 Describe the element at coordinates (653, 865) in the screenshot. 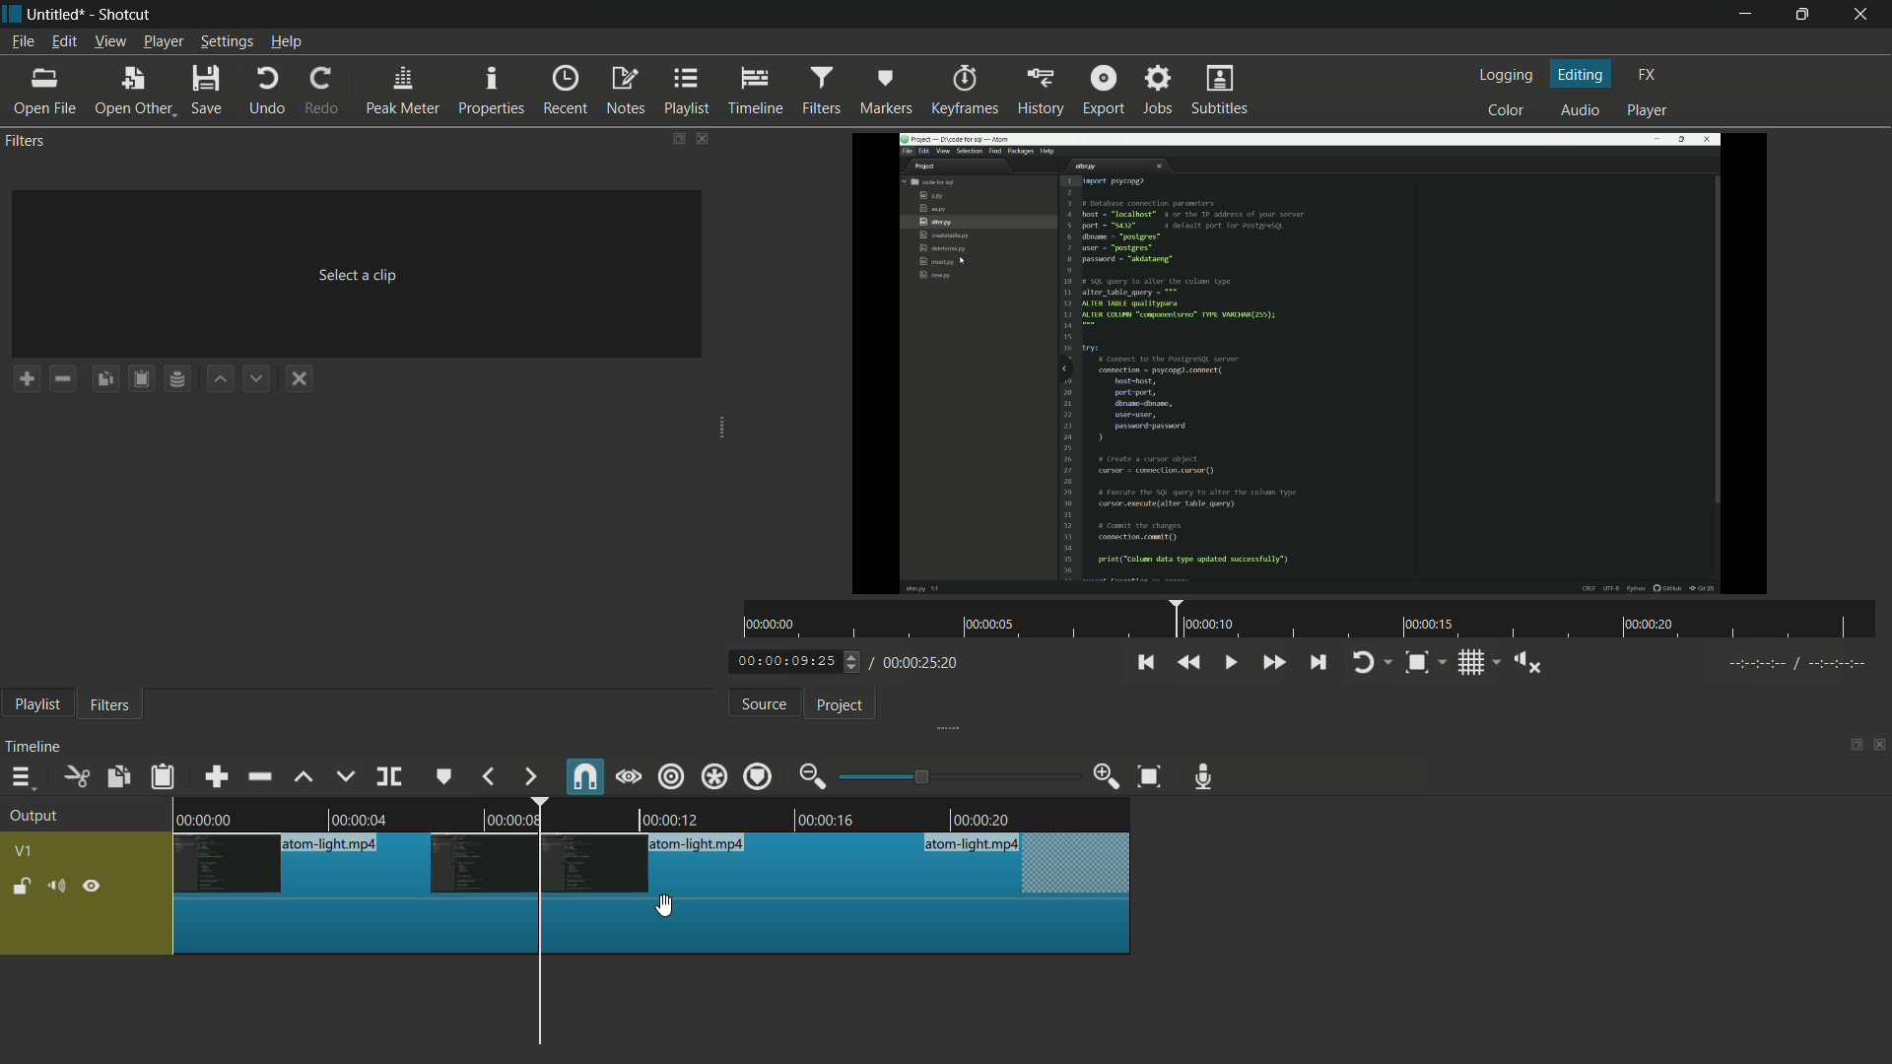

I see `` at that location.